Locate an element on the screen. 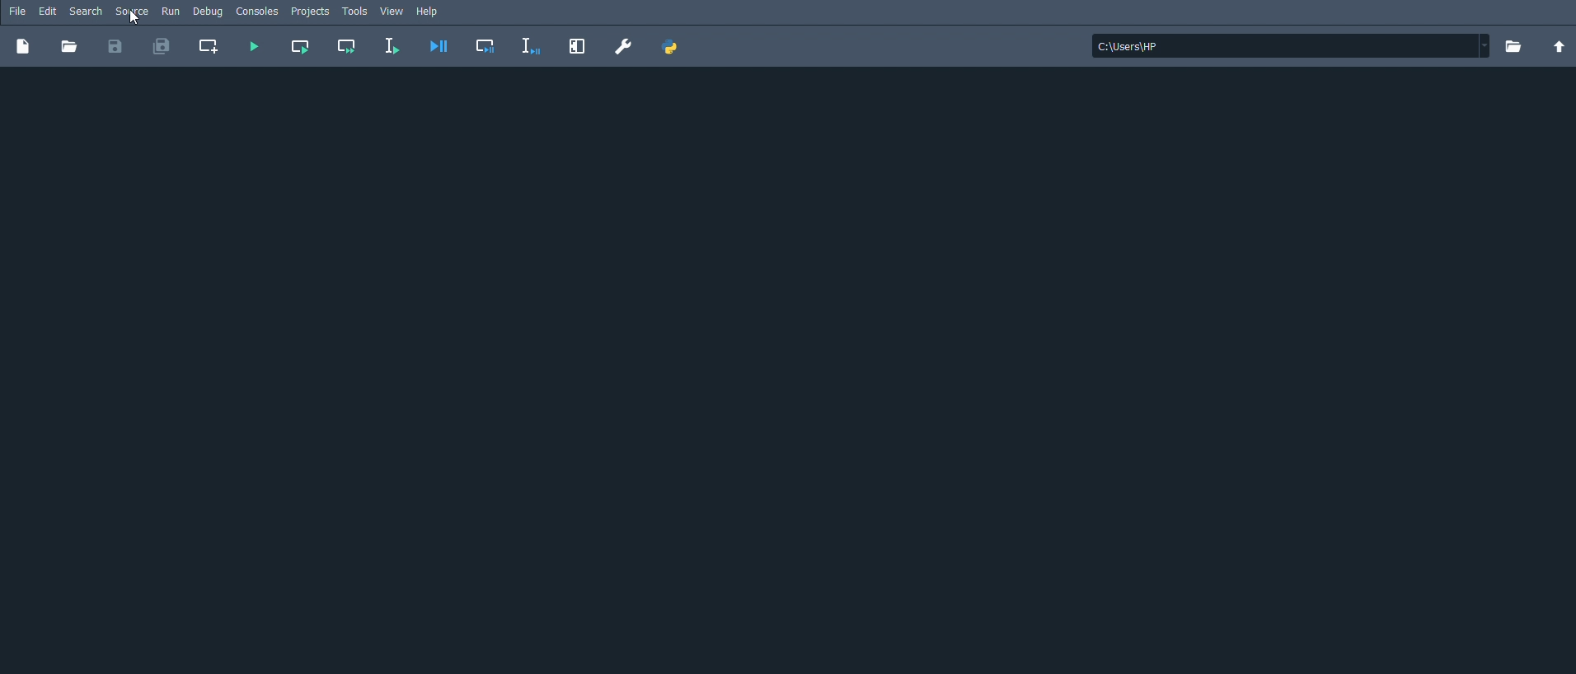  Save file is located at coordinates (115, 45).